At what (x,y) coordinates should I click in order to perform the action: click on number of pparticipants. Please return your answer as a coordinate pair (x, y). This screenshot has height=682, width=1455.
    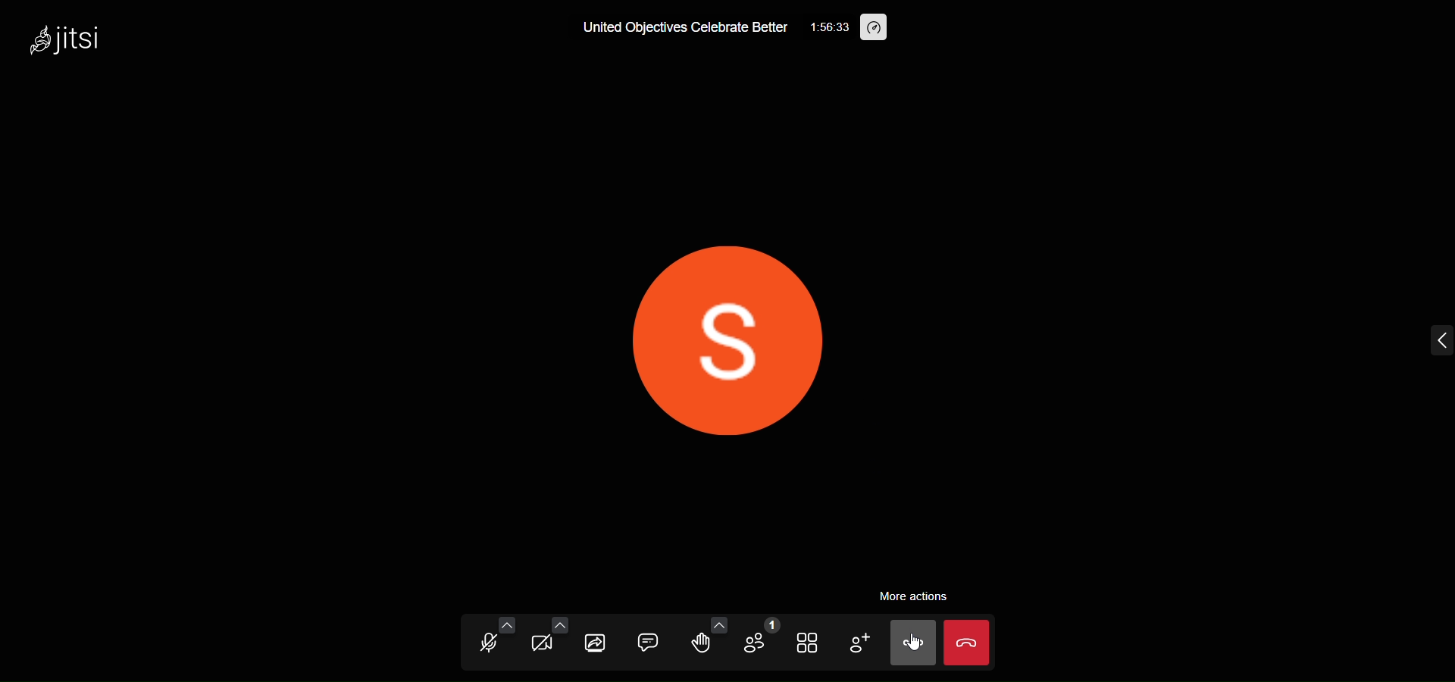
    Looking at the image, I should click on (759, 640).